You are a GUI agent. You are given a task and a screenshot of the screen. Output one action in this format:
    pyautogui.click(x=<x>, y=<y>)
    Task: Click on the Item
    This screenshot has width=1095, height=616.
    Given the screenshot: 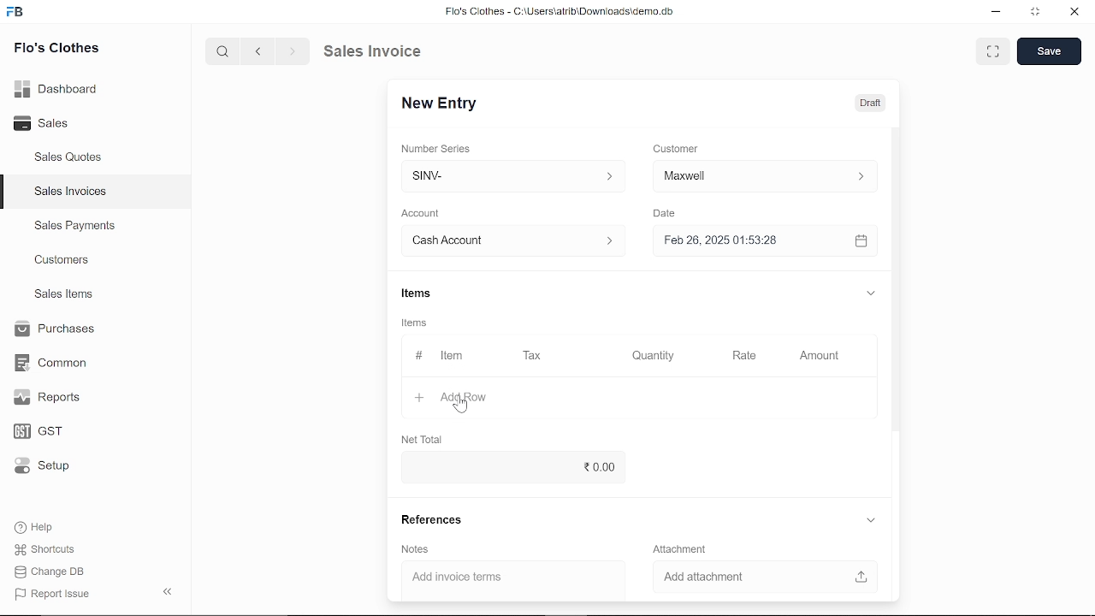 What is the action you would take?
    pyautogui.click(x=442, y=357)
    